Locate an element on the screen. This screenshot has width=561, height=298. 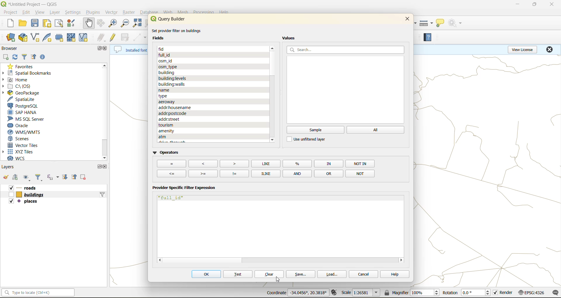
no action is located at coordinates (456, 23).